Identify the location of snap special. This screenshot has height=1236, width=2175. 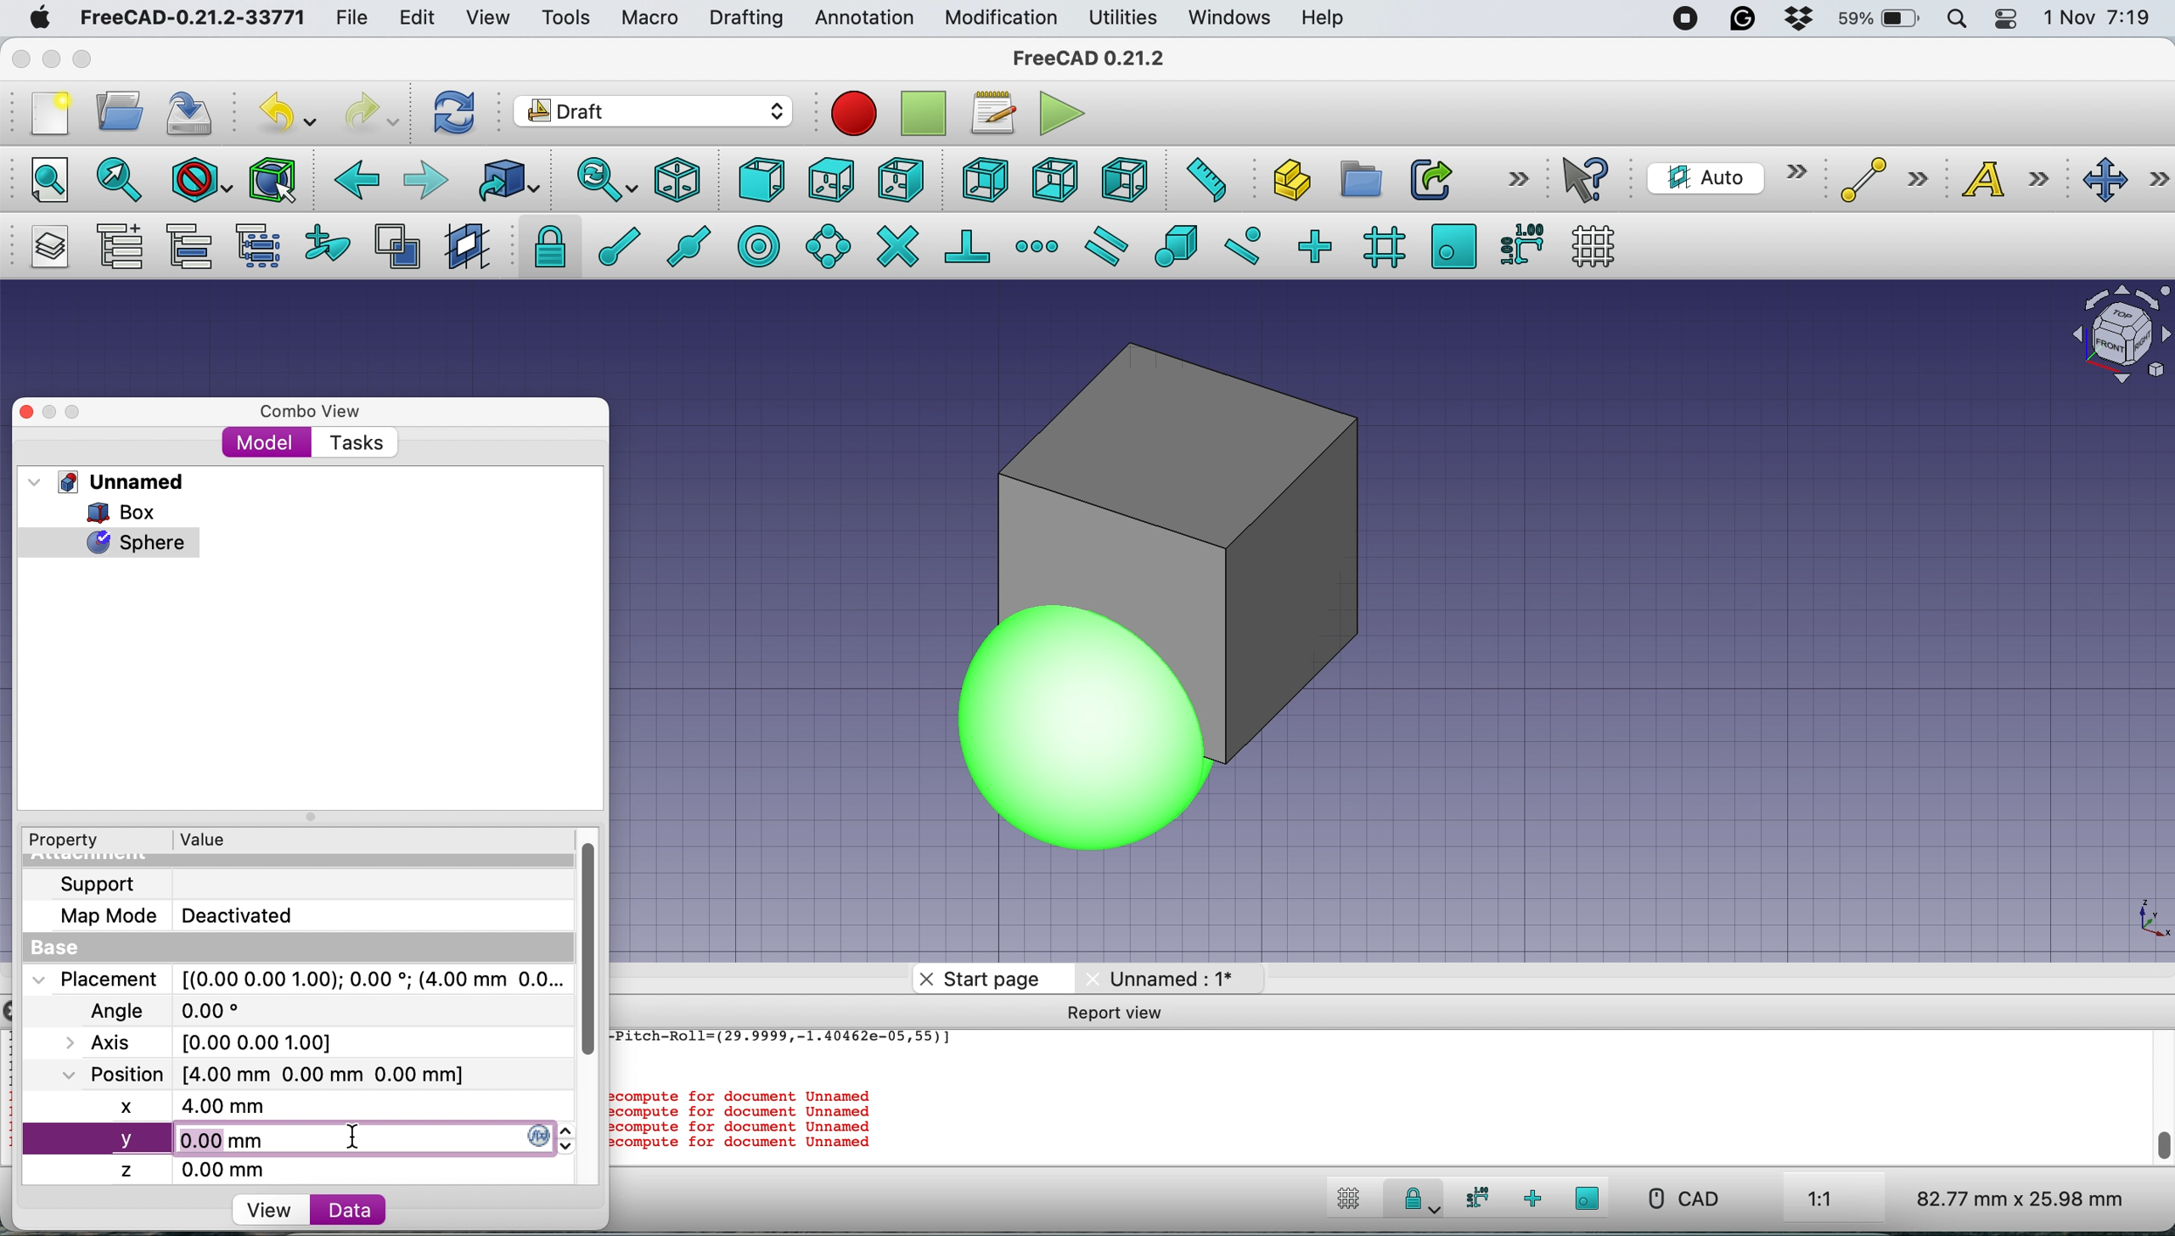
(1175, 245).